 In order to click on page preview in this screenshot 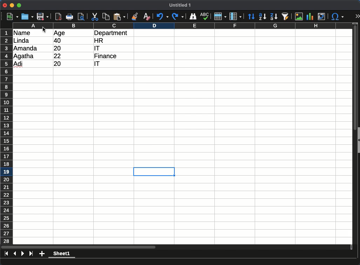, I will do `click(82, 16)`.